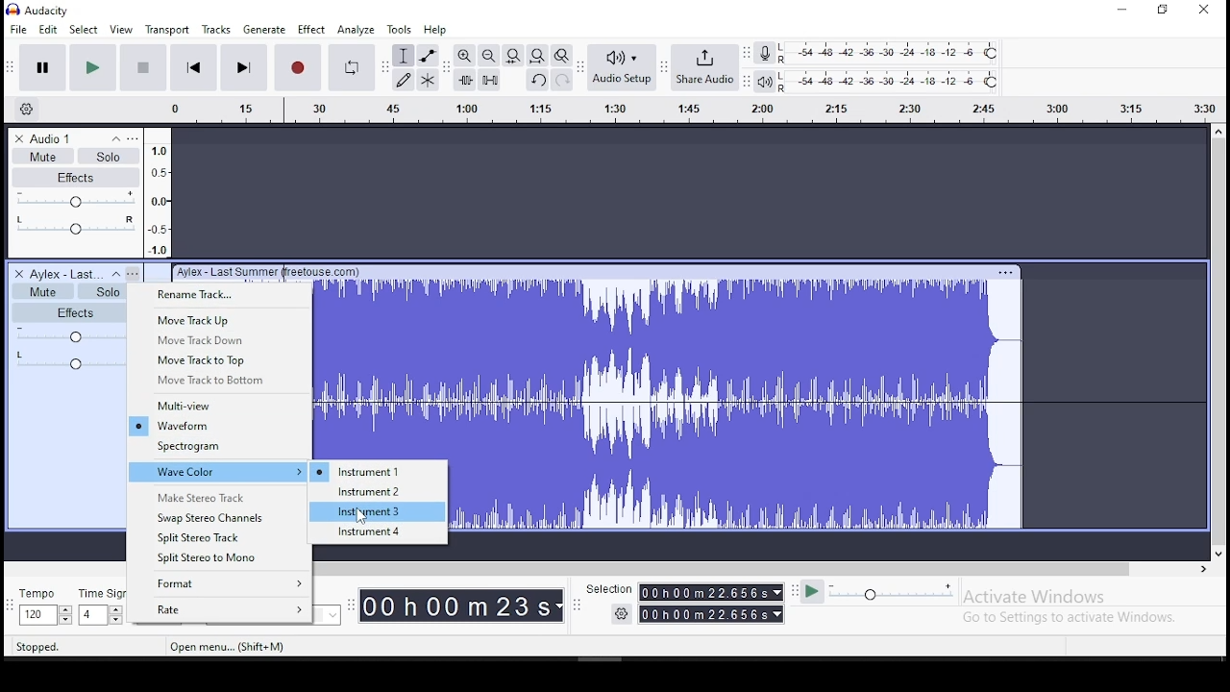  I want to click on make stereo track, so click(218, 495).